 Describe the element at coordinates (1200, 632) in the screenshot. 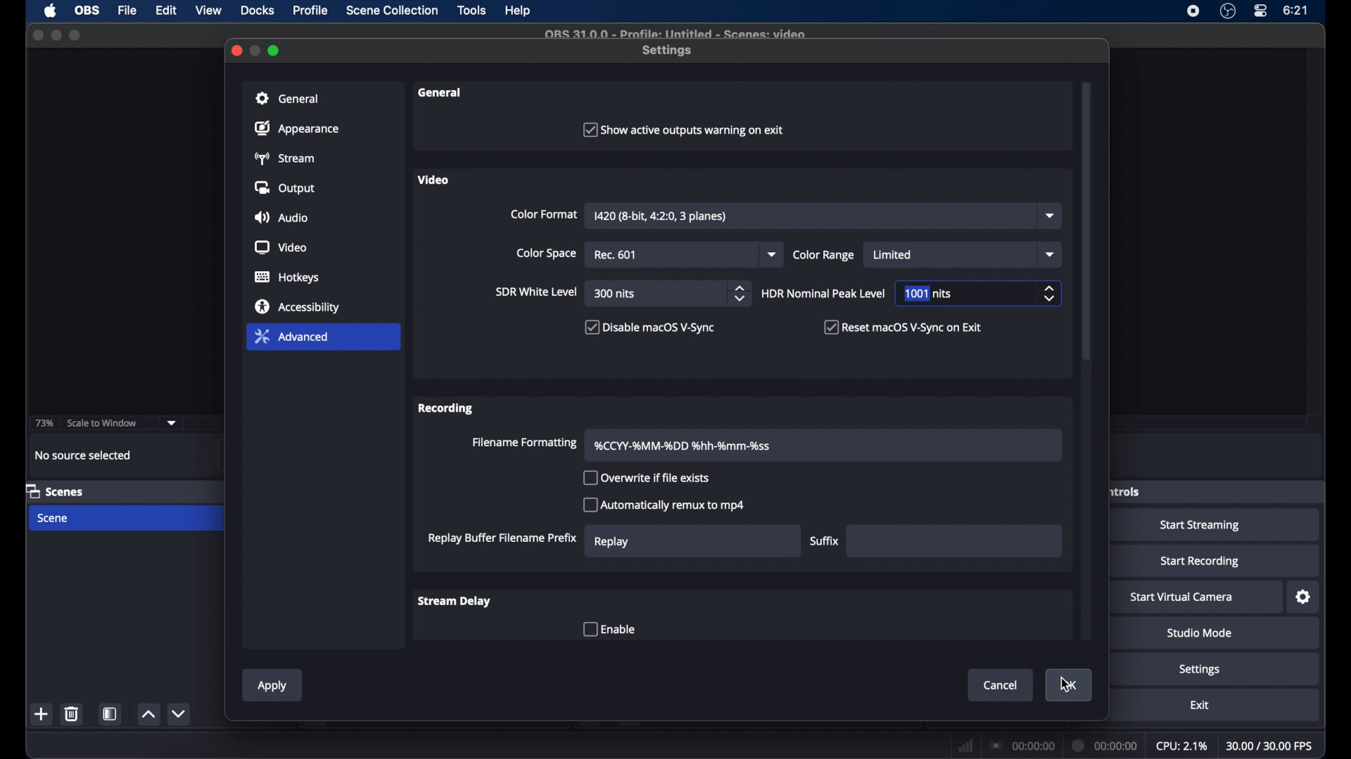

I see `studio mode` at that location.